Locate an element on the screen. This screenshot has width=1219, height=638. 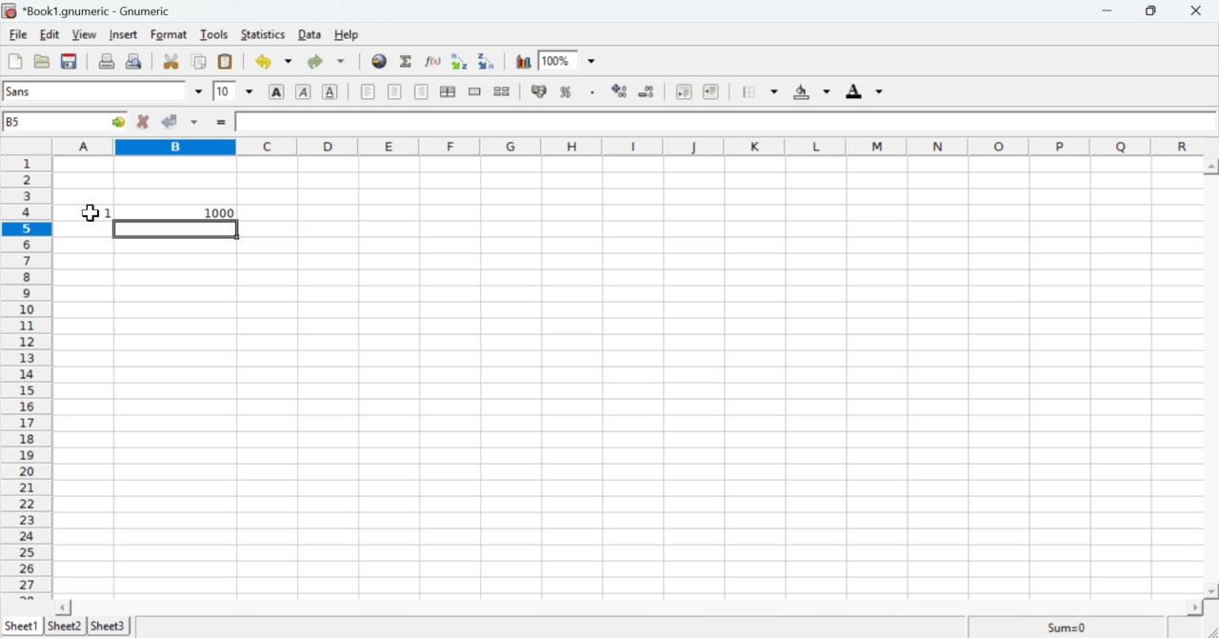
scroll left is located at coordinates (61, 608).